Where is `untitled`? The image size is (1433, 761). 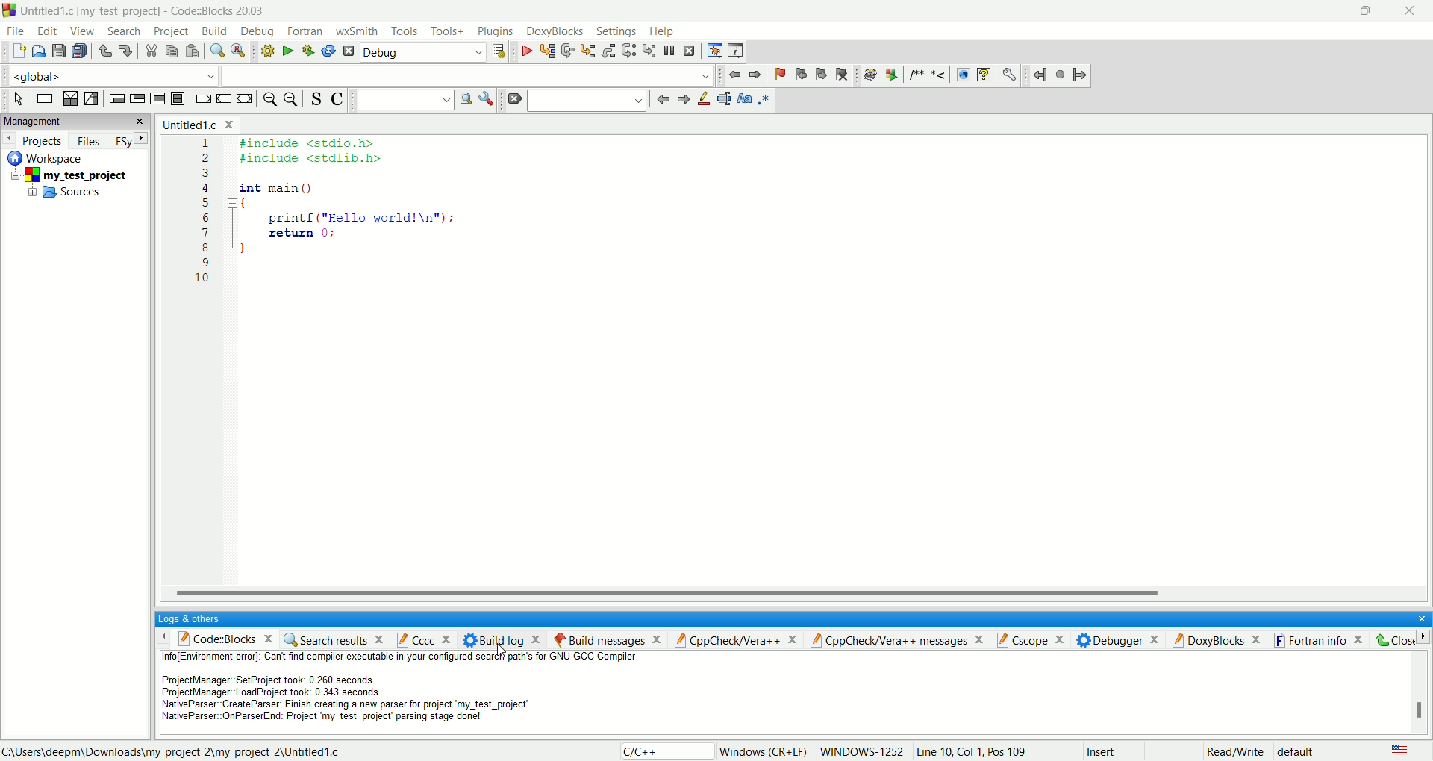
untitled is located at coordinates (198, 124).